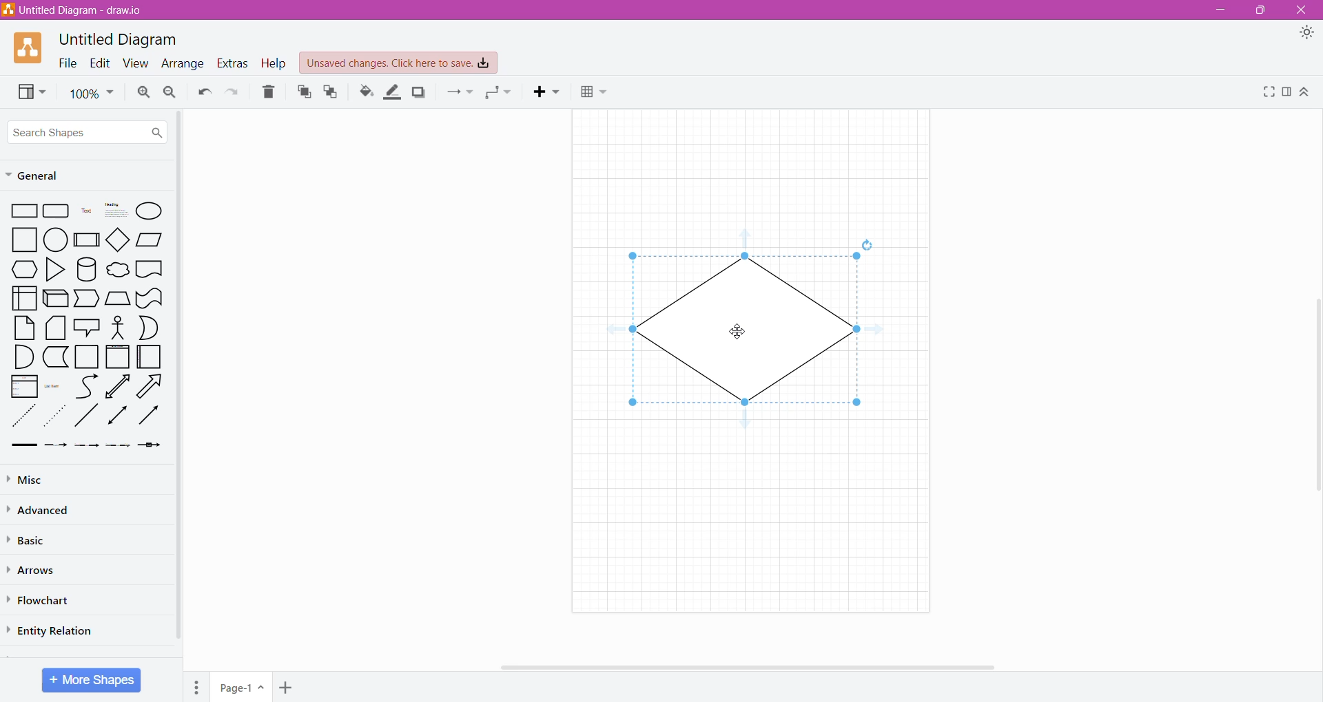 The image size is (1323, 702). What do you see at coordinates (121, 40) in the screenshot?
I see `Untitle Diagram` at bounding box center [121, 40].